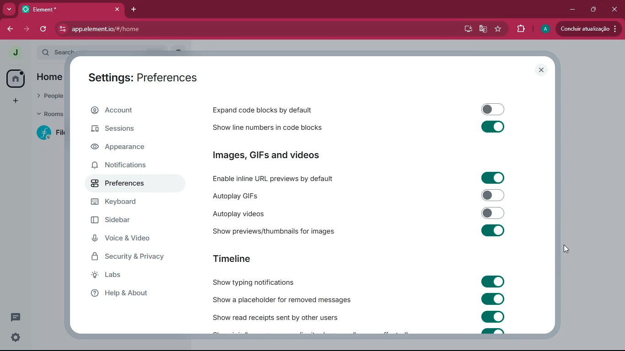 Image resolution: width=625 pixels, height=351 pixels. Describe the element at coordinates (232, 257) in the screenshot. I see `timeline` at that location.